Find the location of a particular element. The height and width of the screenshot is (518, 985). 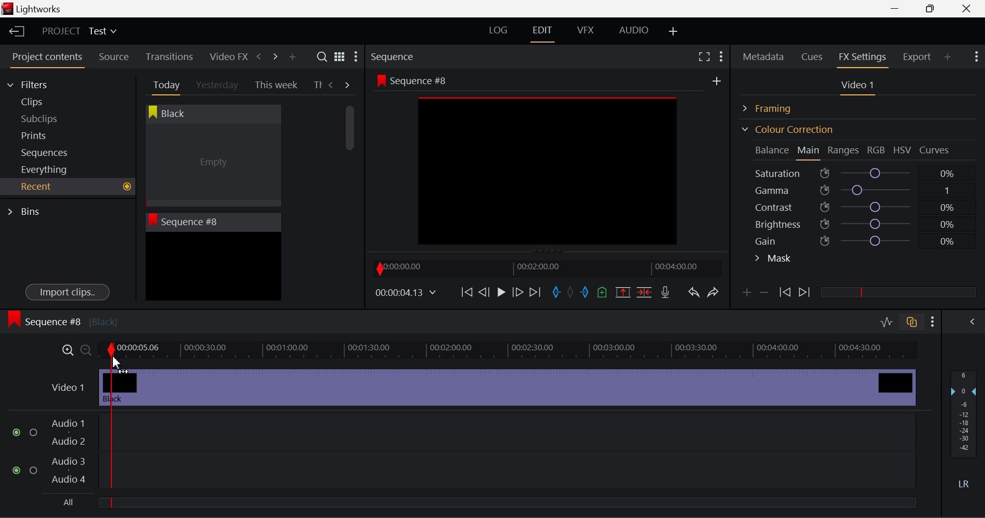

Timeline Zoom Out is located at coordinates (85, 350).